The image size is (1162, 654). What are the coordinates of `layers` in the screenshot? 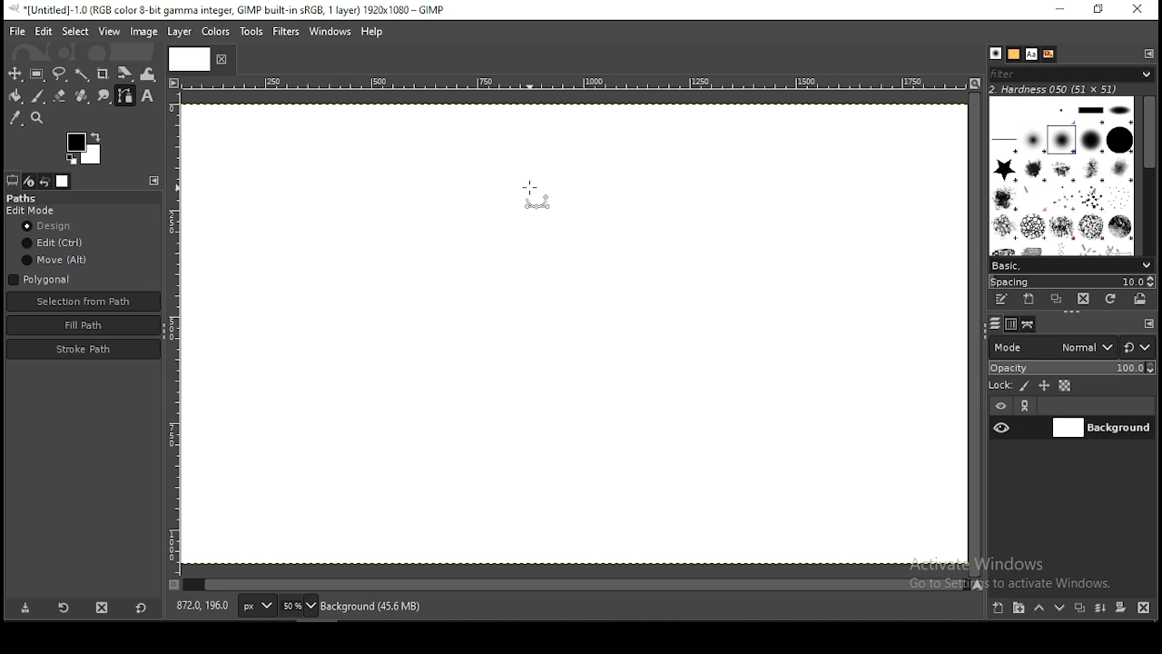 It's located at (996, 323).